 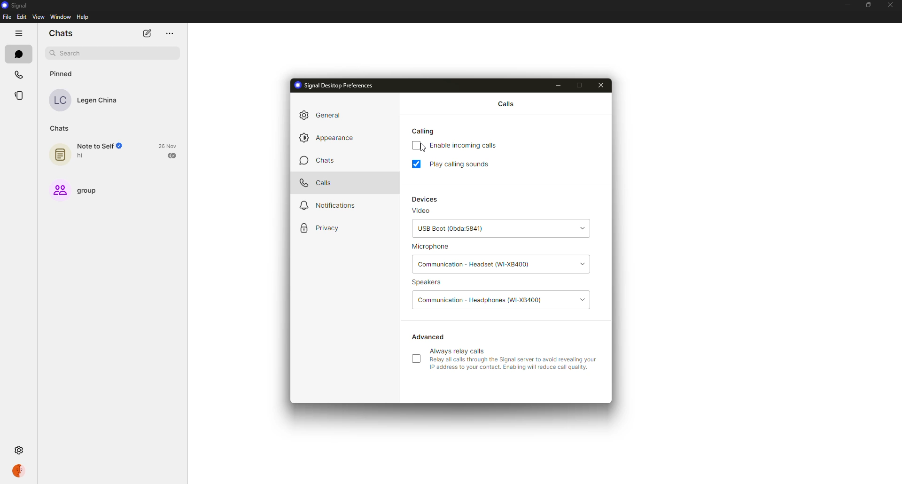 What do you see at coordinates (584, 228) in the screenshot?
I see `drop` at bounding box center [584, 228].